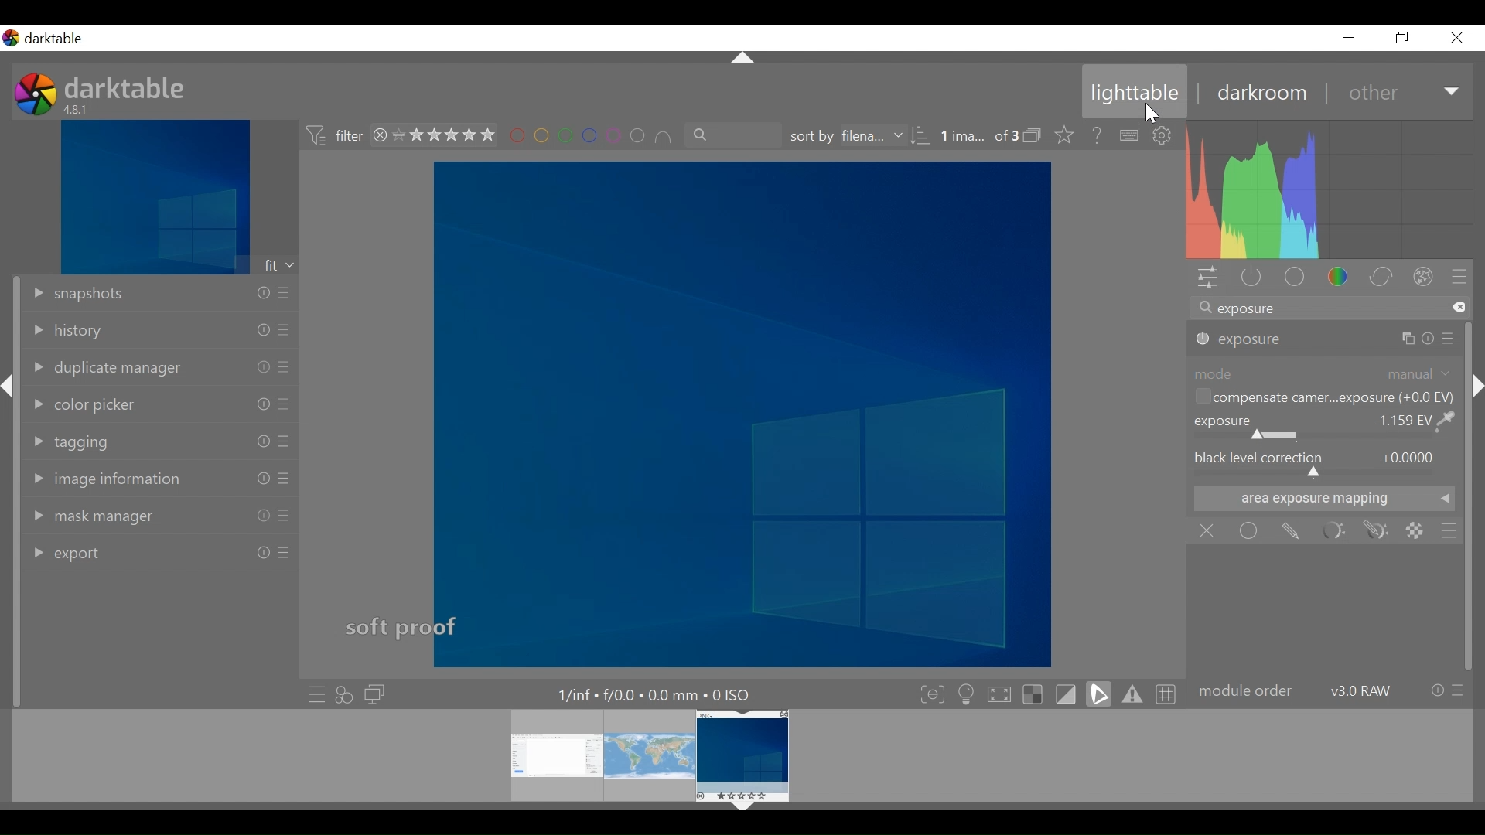 The width and height of the screenshot is (1485, 835). I want to click on base, so click(1293, 278).